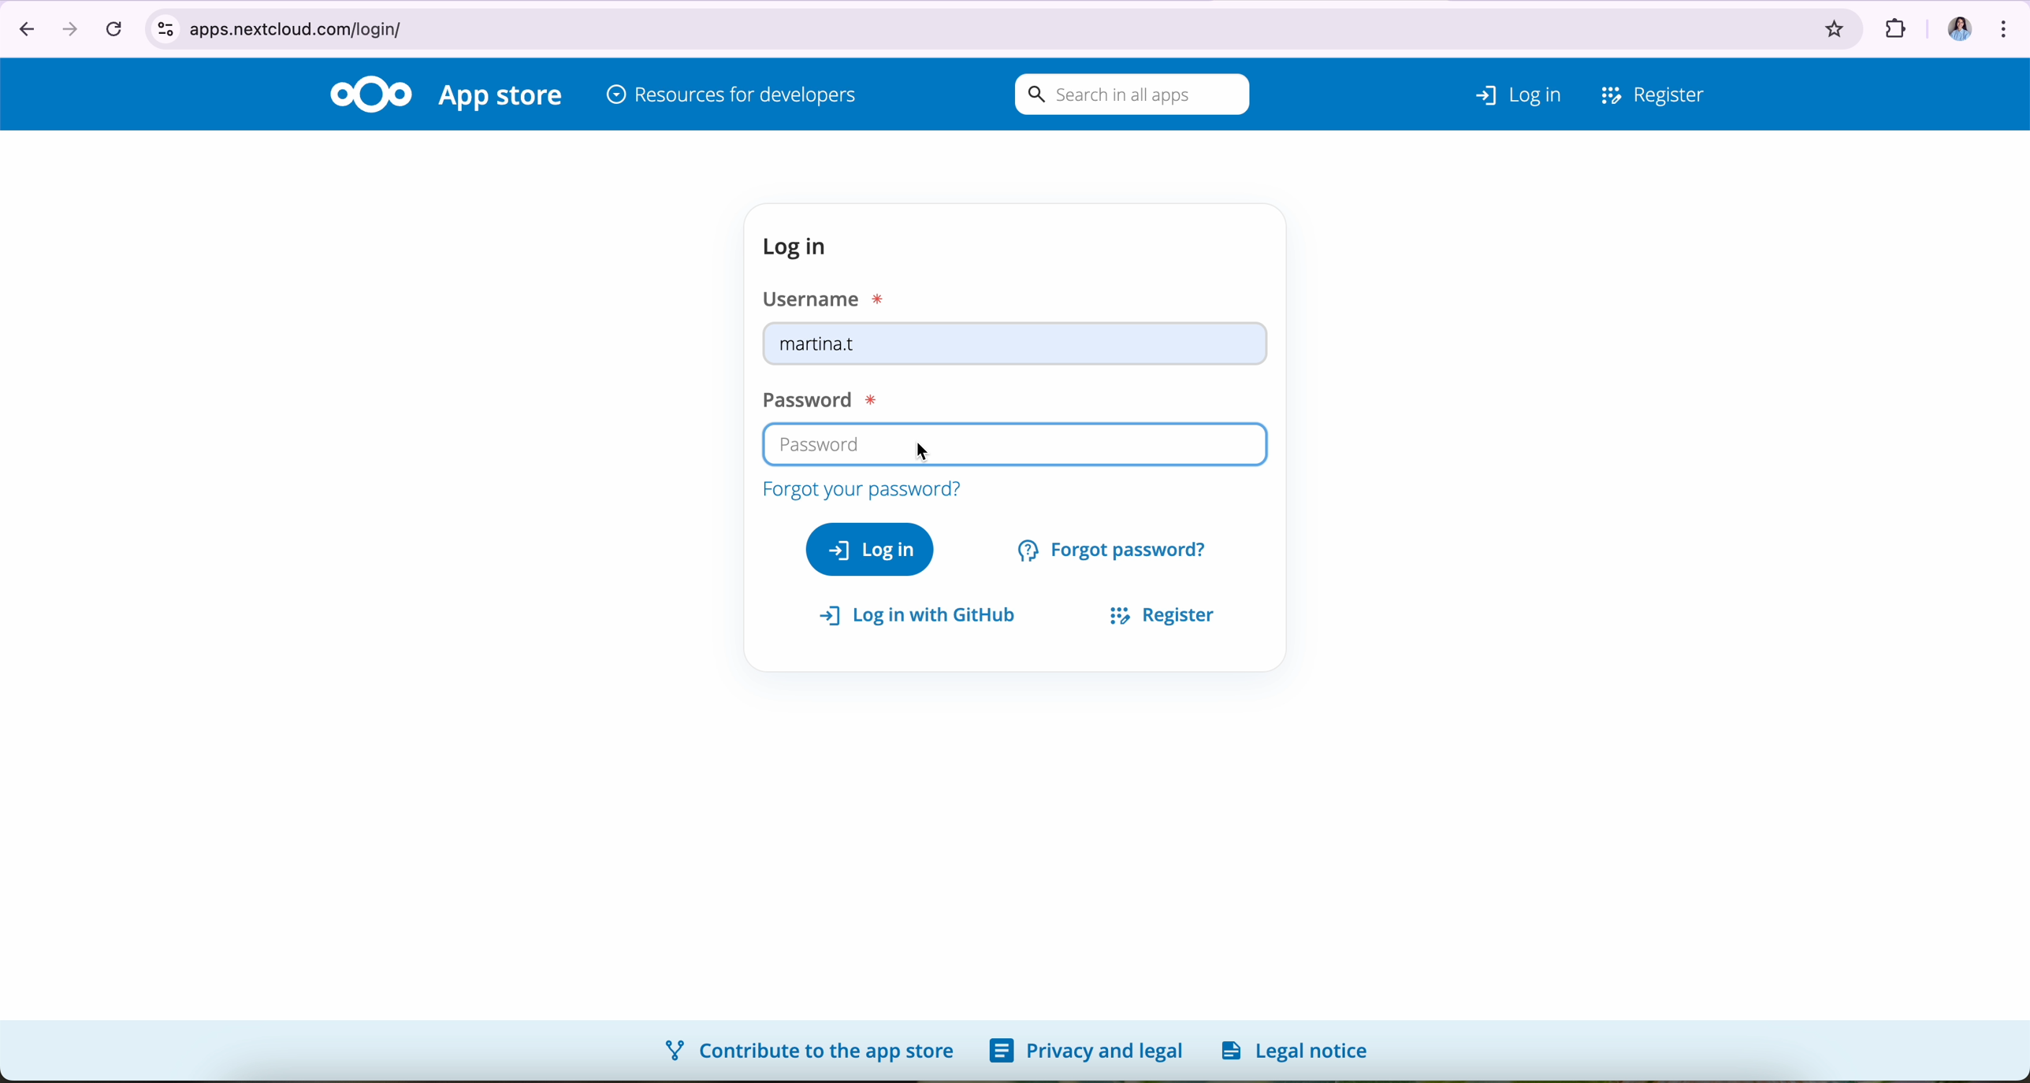 The width and height of the screenshot is (2030, 1083). Describe the element at coordinates (113, 28) in the screenshot. I see `cancel` at that location.